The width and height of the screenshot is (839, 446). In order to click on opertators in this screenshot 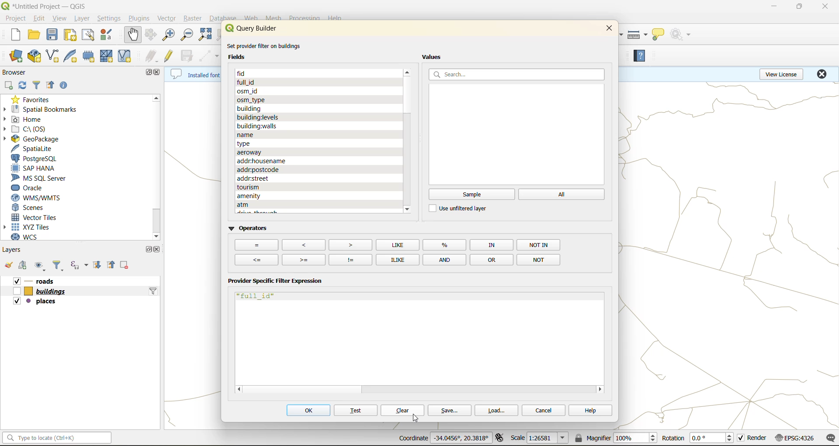, I will do `click(350, 259)`.